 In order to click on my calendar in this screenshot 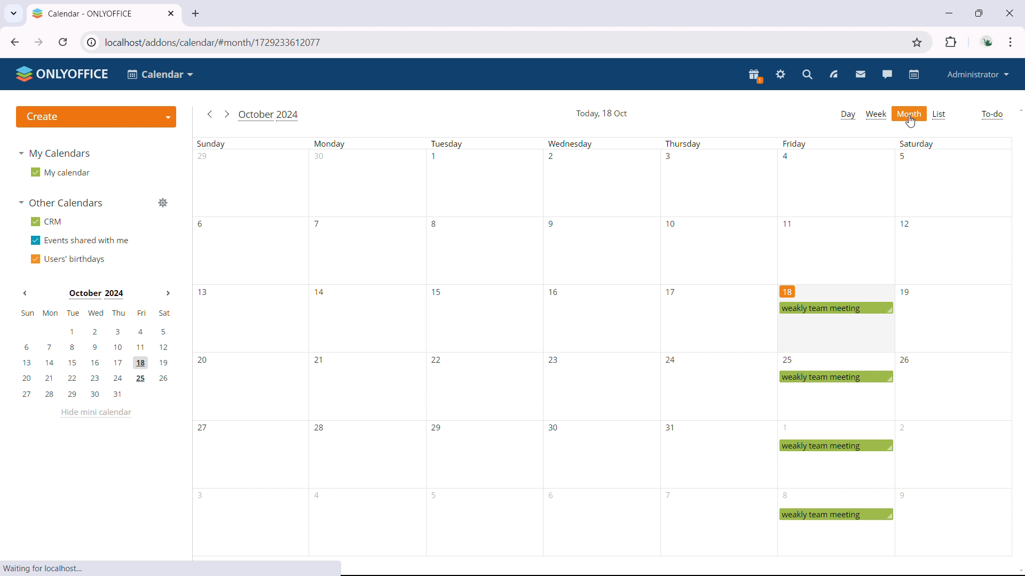, I will do `click(60, 172)`.